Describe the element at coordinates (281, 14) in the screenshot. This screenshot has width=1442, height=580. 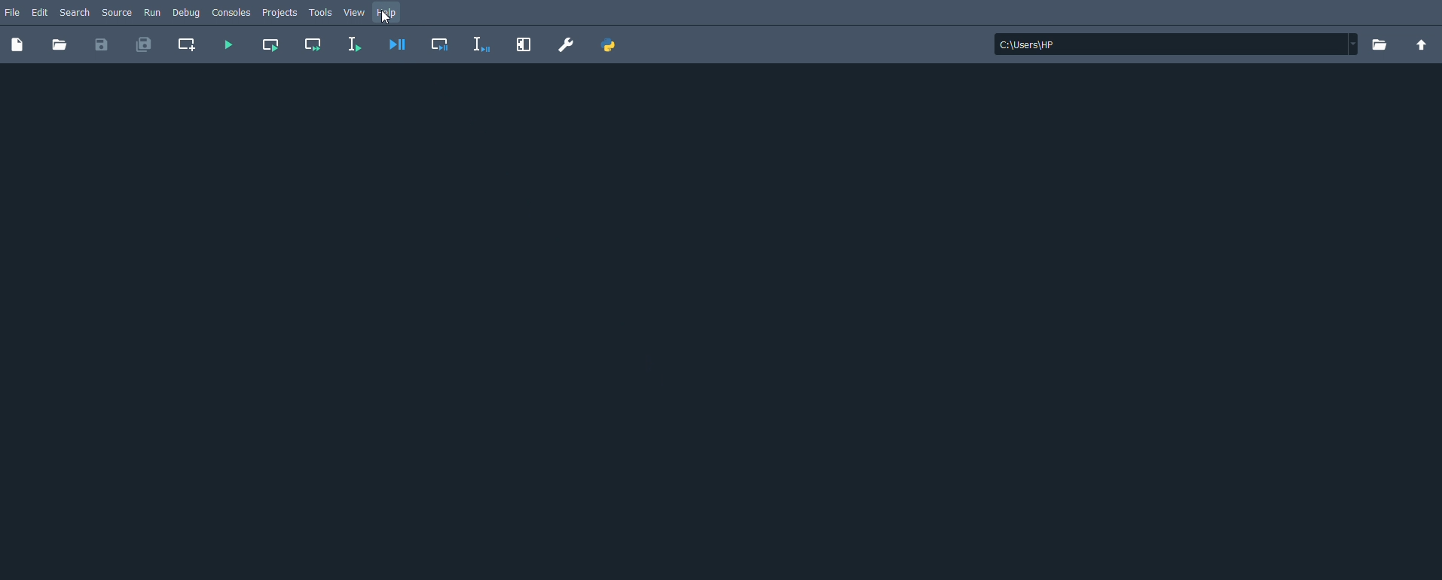
I see `Projects` at that location.